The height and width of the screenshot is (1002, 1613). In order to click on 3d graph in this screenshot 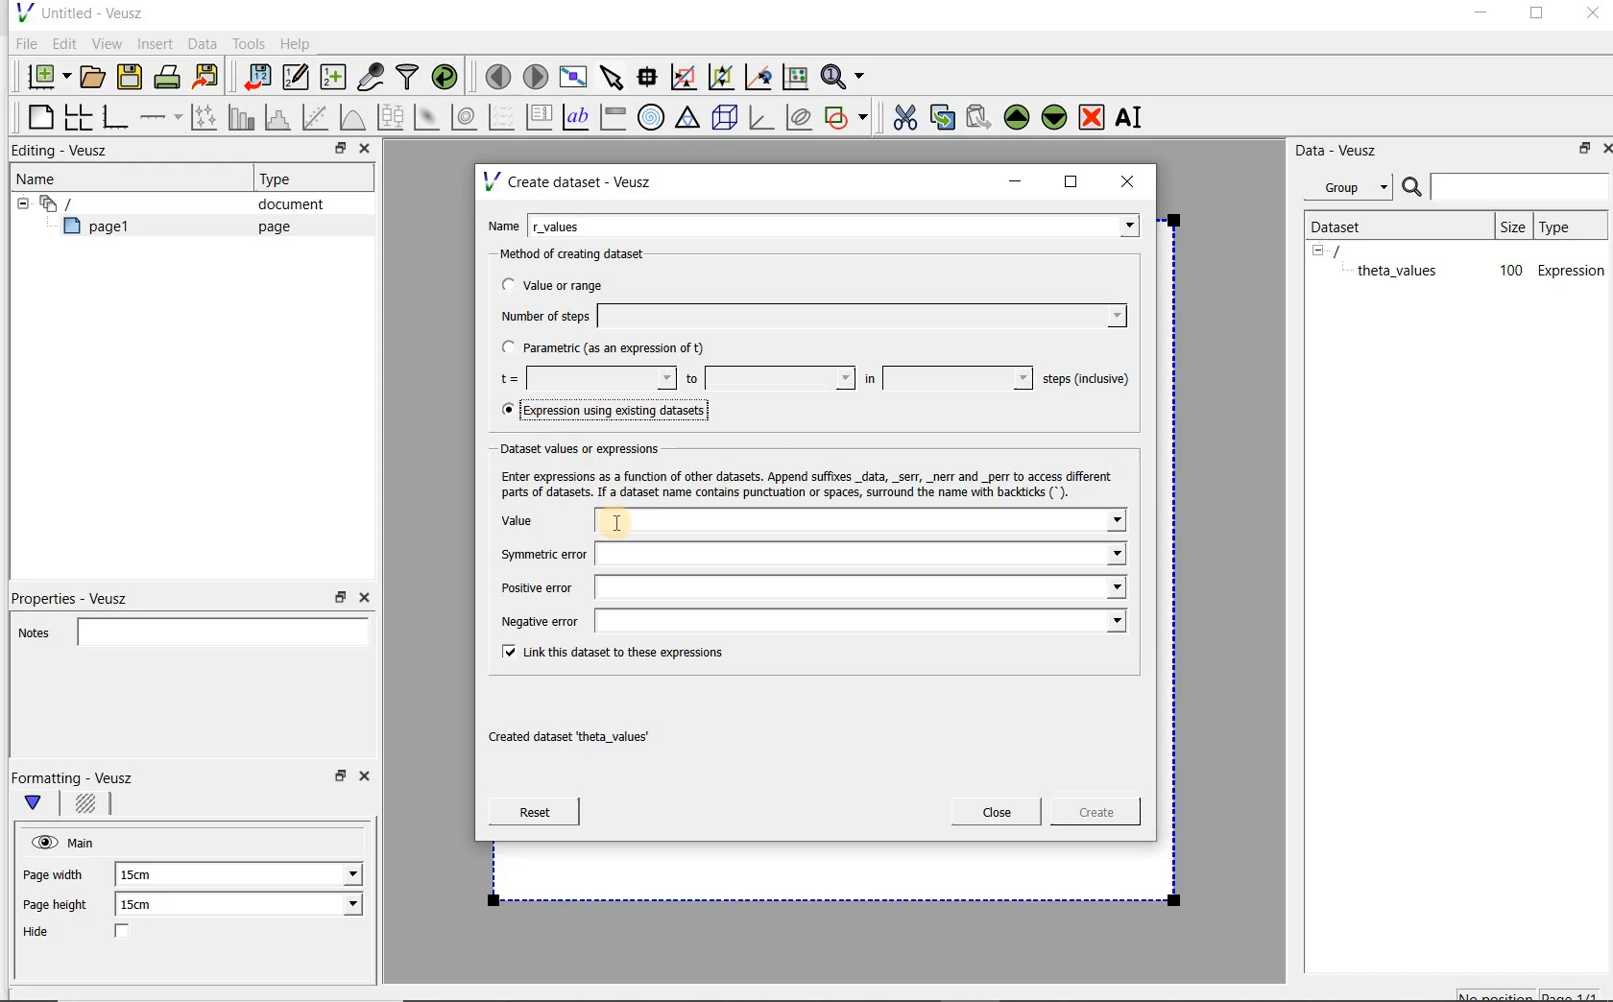, I will do `click(762, 119)`.